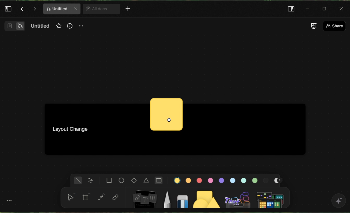 The image size is (350, 213). Describe the element at coordinates (9, 10) in the screenshot. I see `Left panel` at that location.